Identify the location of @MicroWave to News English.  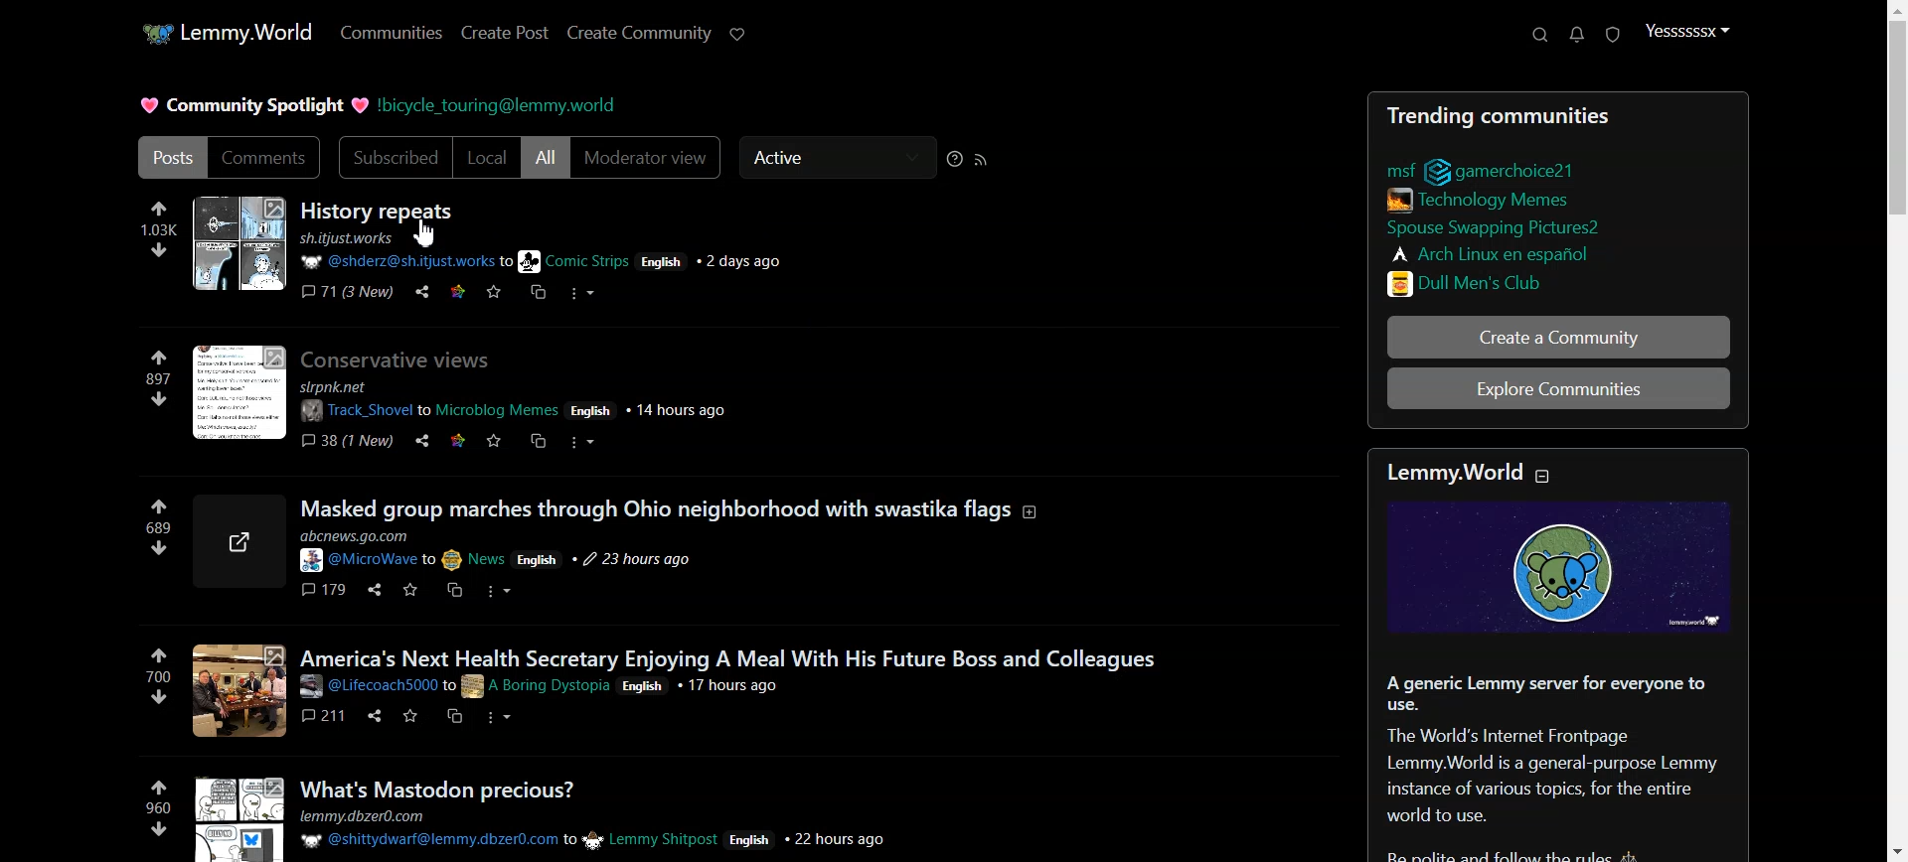
(428, 560).